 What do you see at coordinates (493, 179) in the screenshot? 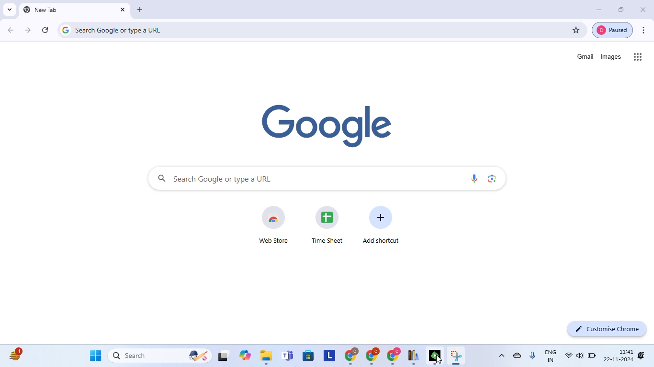
I see `search by image` at bounding box center [493, 179].